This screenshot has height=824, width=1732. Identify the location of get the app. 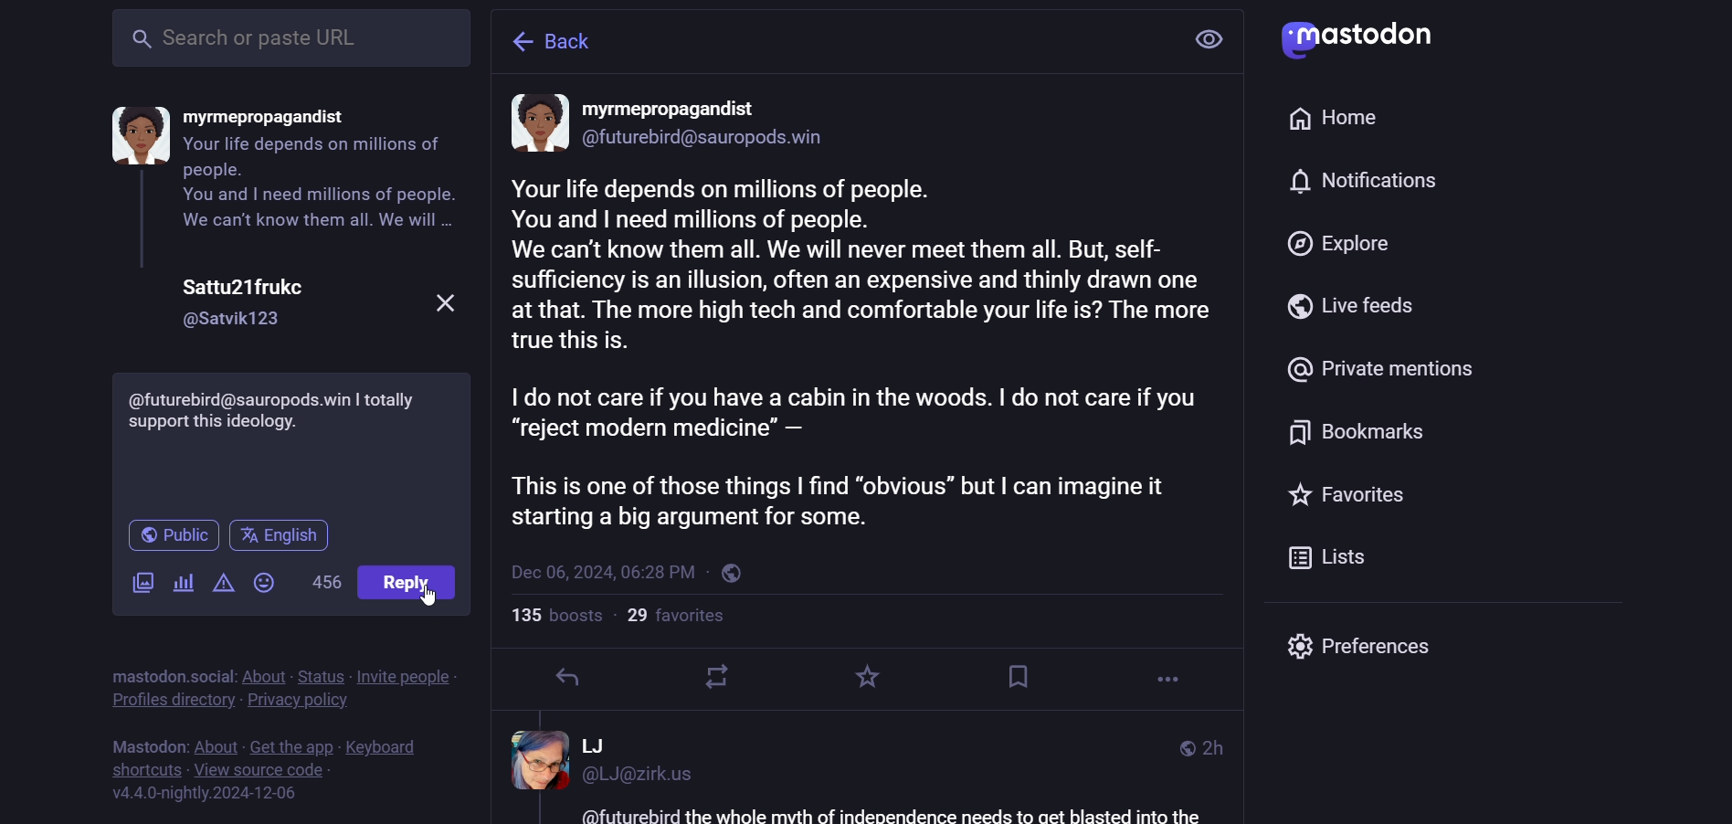
(289, 746).